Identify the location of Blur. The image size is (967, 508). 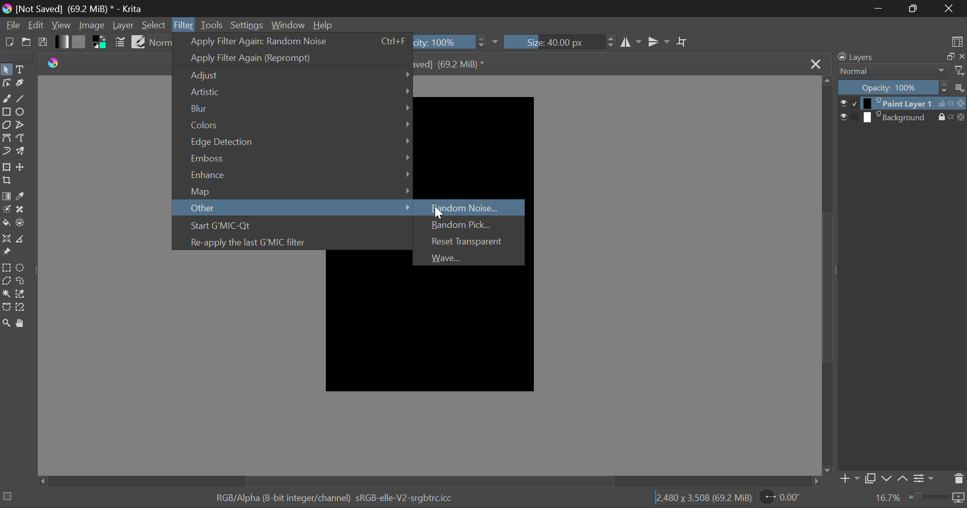
(294, 106).